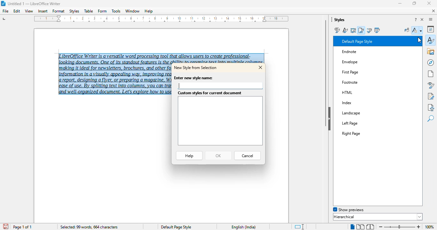 The height and width of the screenshot is (230, 437). Describe the element at coordinates (35, 4) in the screenshot. I see `Untitled 1 -- LibreOffice Writer` at that location.